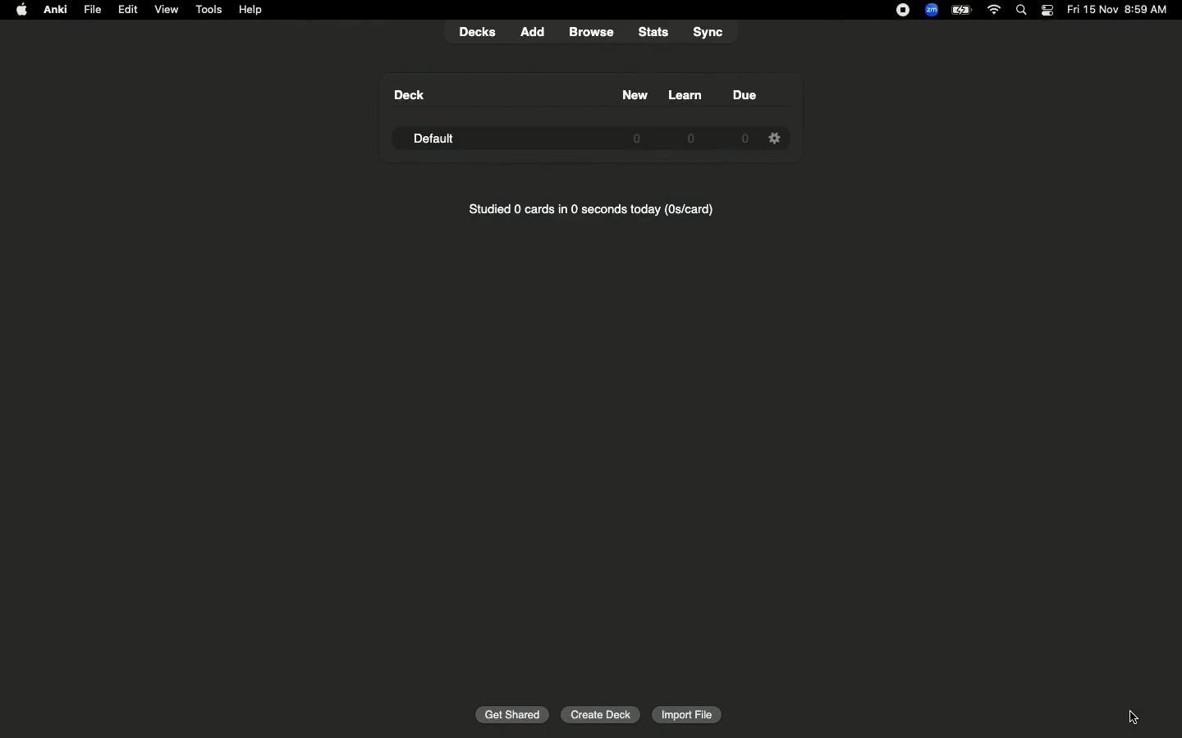 The width and height of the screenshot is (1182, 738). Describe the element at coordinates (412, 96) in the screenshot. I see `Deck` at that location.